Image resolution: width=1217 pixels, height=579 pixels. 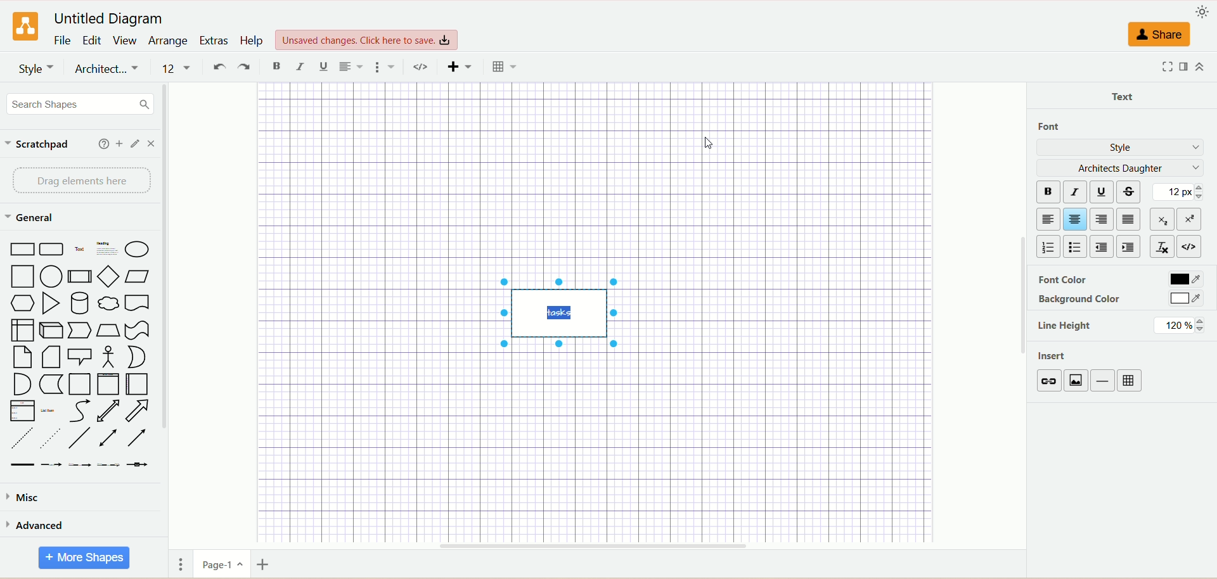 I want to click on right, so click(x=1102, y=220).